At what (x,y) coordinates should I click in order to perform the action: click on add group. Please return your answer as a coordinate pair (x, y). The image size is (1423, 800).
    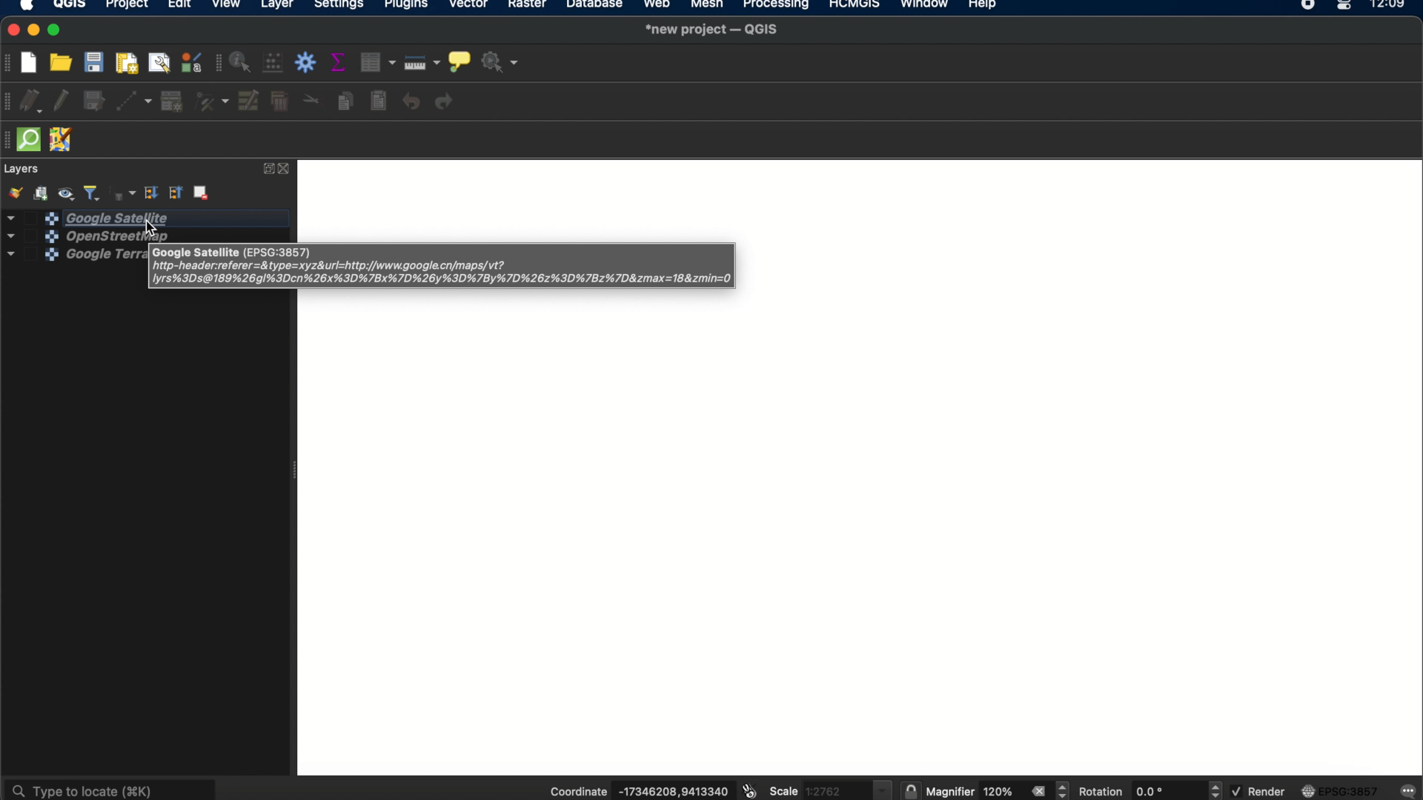
    Looking at the image, I should click on (43, 193).